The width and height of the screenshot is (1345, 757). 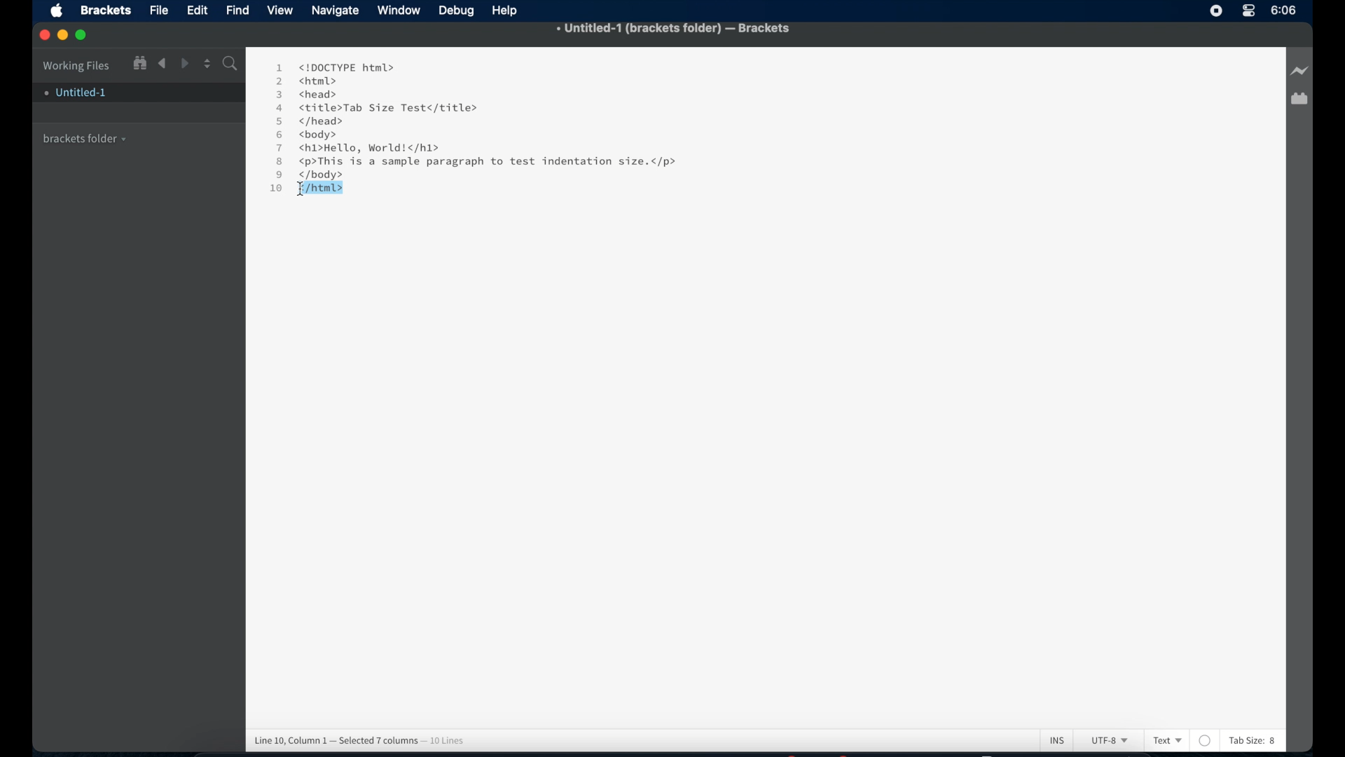 What do you see at coordinates (162, 64) in the screenshot?
I see `Left` at bounding box center [162, 64].